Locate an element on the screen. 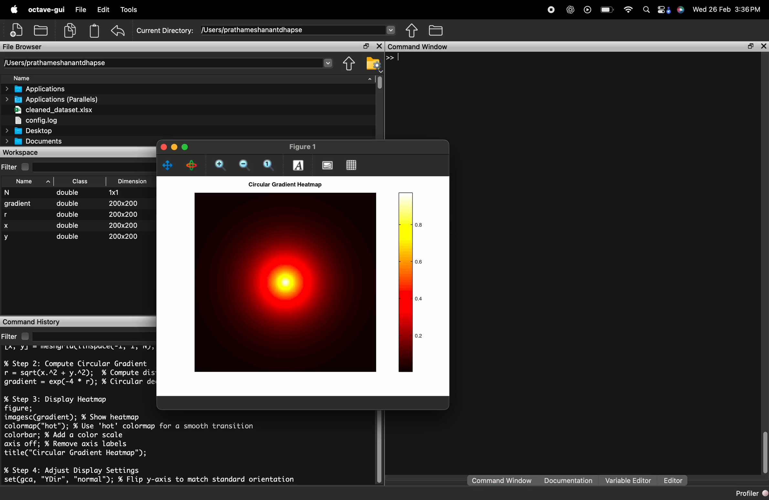  Insert text is located at coordinates (298, 165).